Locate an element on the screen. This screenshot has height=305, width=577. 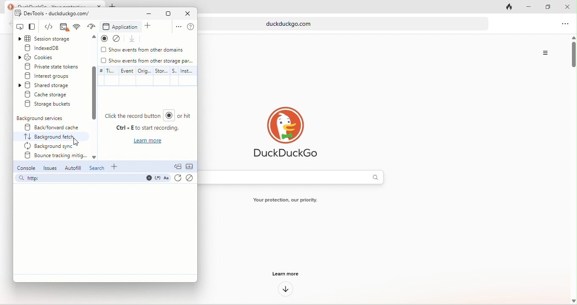
close is located at coordinates (568, 7).